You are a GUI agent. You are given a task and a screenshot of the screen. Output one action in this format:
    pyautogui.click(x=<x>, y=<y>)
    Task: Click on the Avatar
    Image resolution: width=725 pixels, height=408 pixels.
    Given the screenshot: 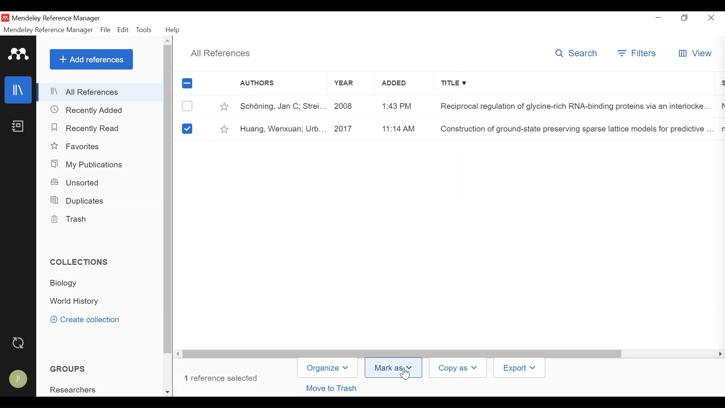 What is the action you would take?
    pyautogui.click(x=17, y=378)
    